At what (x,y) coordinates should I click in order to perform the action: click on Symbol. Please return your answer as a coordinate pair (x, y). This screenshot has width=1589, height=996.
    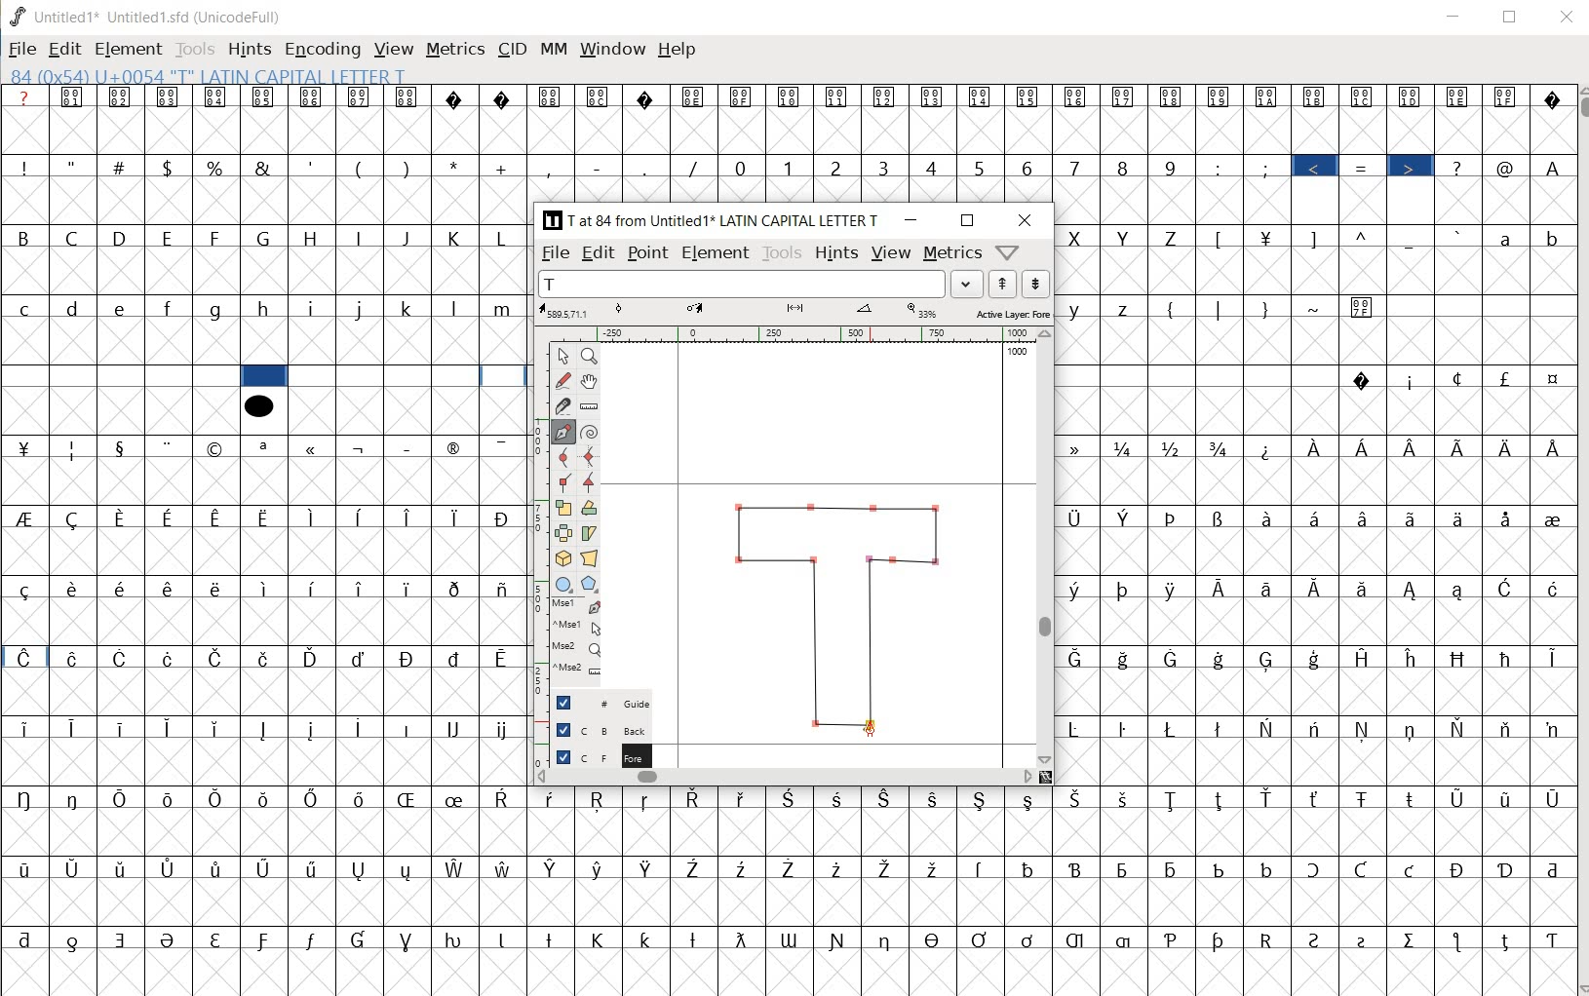
    Looking at the image, I should click on (1364, 517).